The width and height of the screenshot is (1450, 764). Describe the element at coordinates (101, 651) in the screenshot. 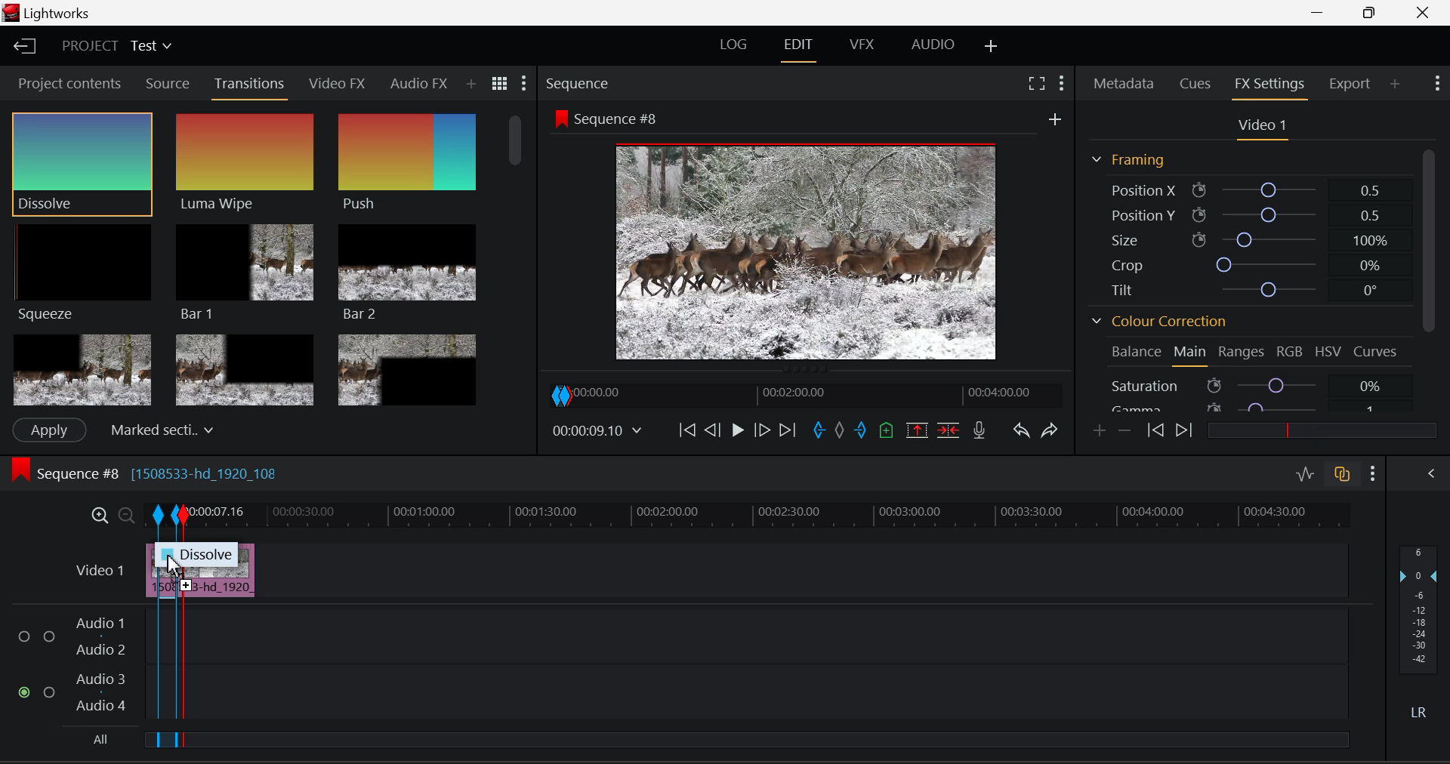

I see `Audio 2` at that location.